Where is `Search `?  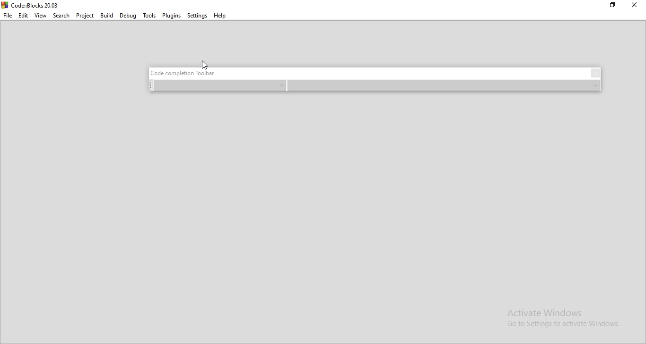 Search  is located at coordinates (61, 15).